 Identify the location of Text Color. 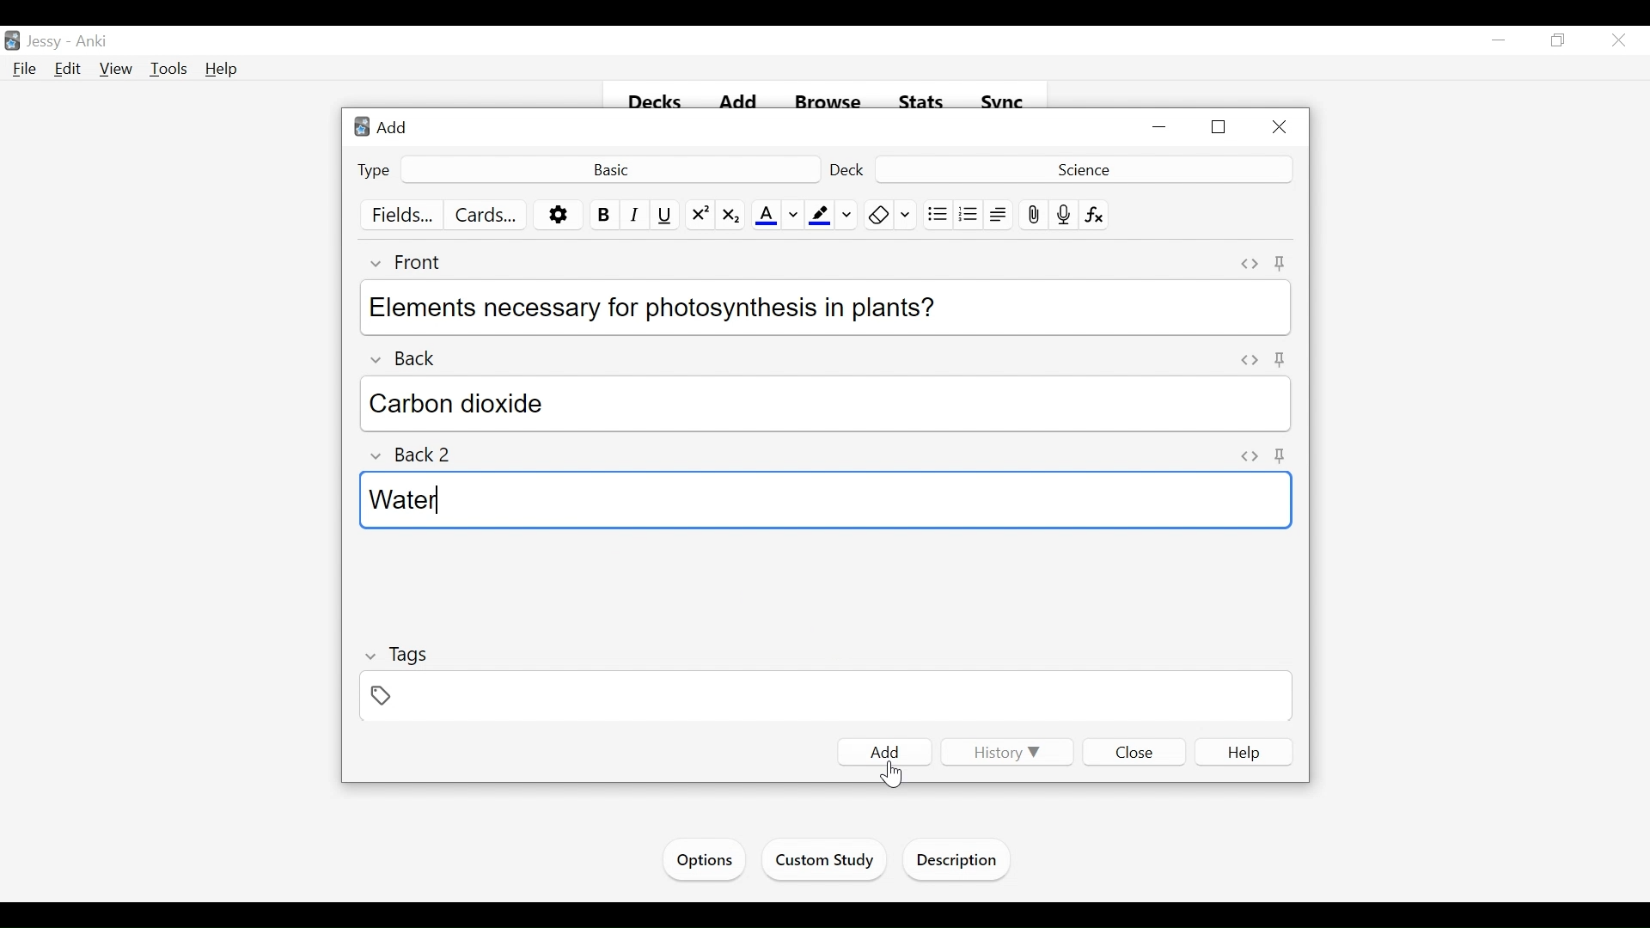
(766, 216).